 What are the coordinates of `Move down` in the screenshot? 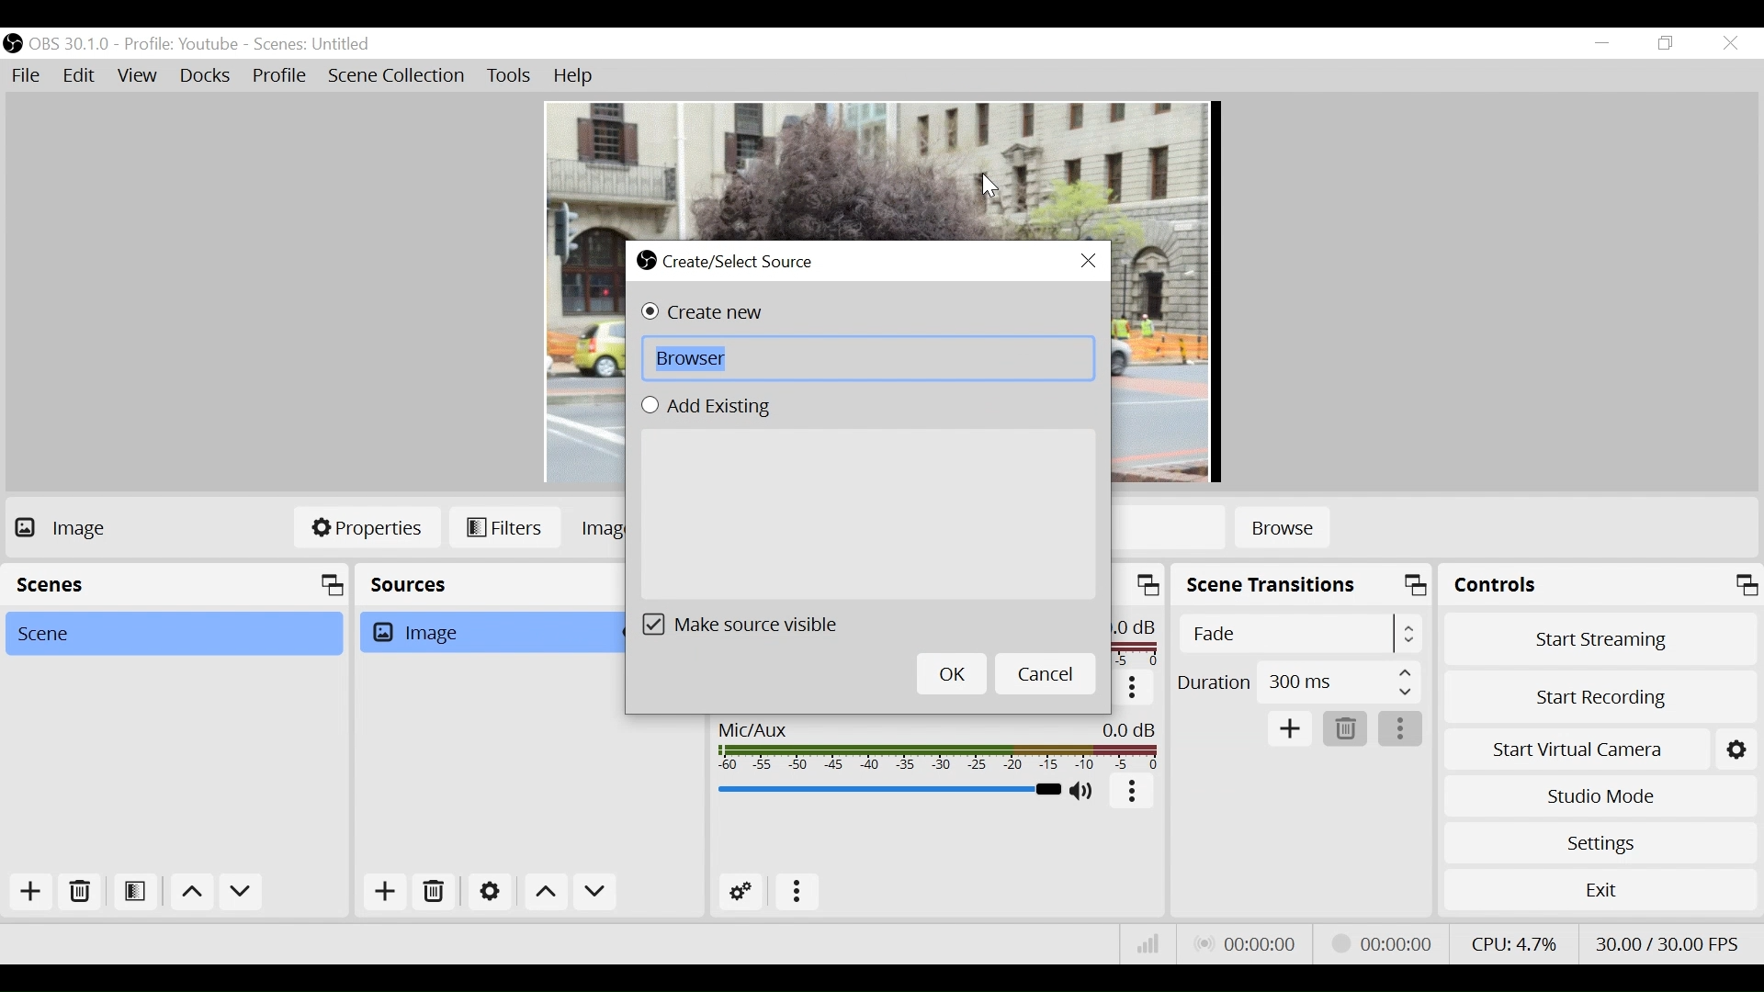 It's located at (243, 893).